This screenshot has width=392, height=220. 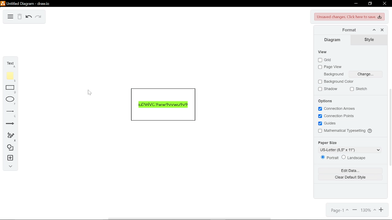 I want to click on sketch, so click(x=360, y=89).